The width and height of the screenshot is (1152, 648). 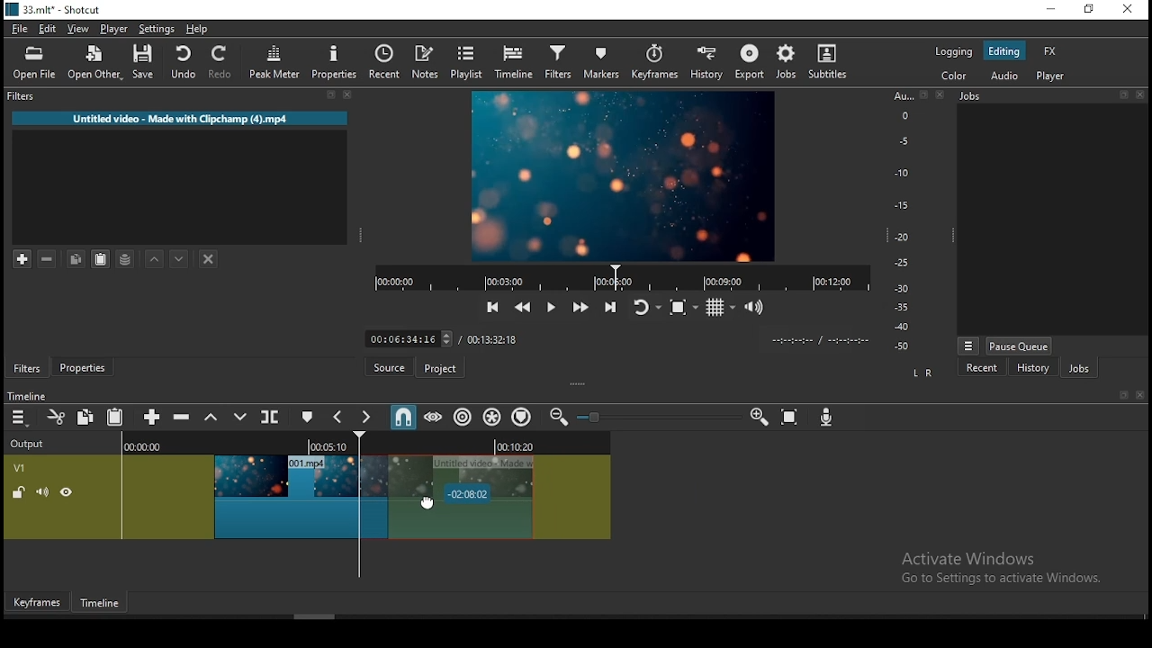 I want to click on Project, so click(x=443, y=368).